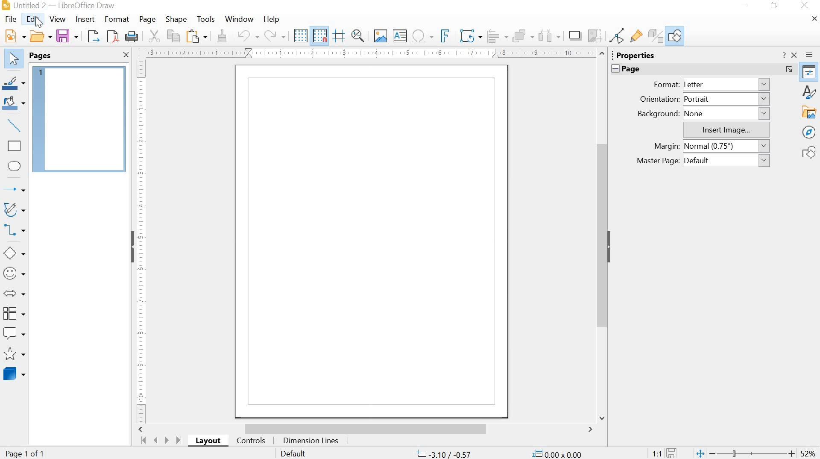 This screenshot has width=820, height=459. What do you see at coordinates (784, 55) in the screenshot?
I see `Help about this sidebar deck` at bounding box center [784, 55].